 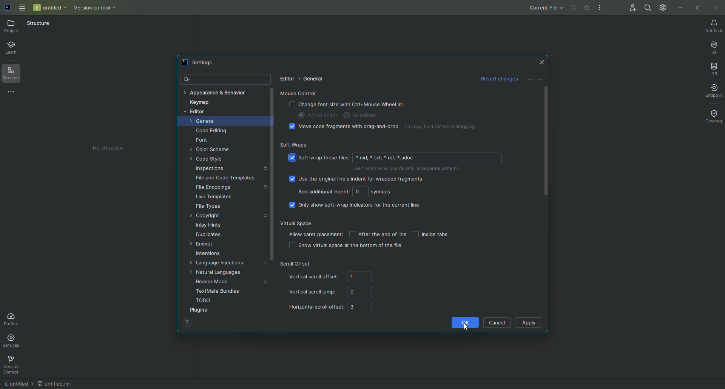 What do you see at coordinates (286, 79) in the screenshot?
I see `Editor` at bounding box center [286, 79].